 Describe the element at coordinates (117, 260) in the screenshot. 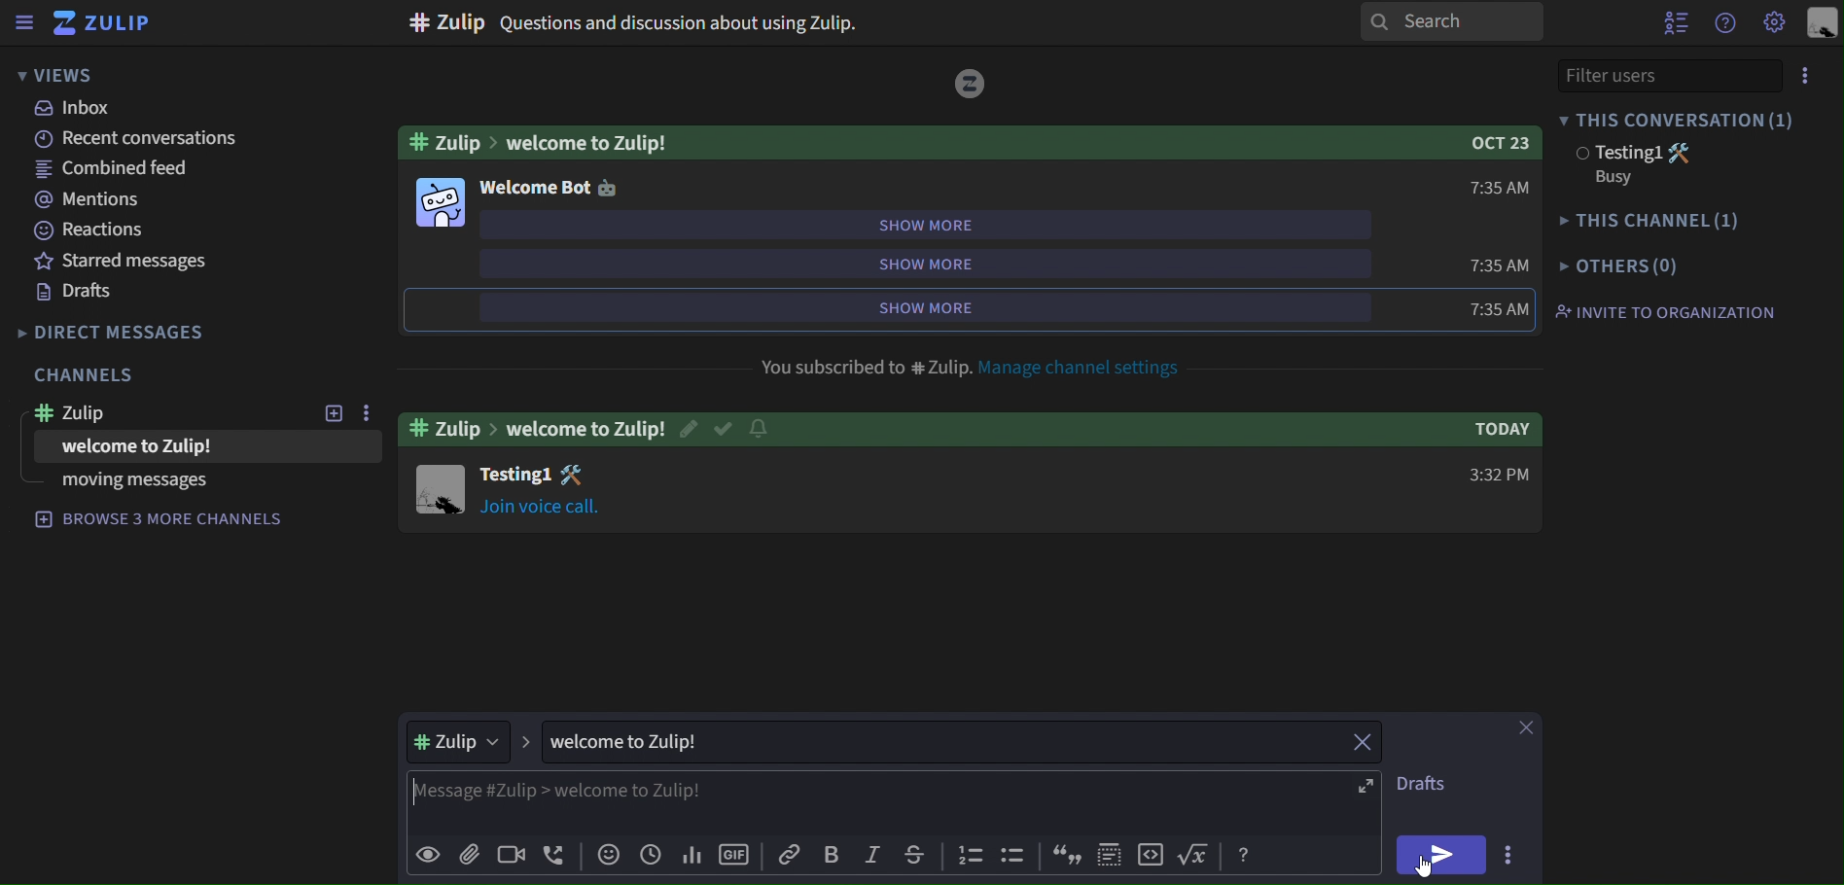

I see `starred messages` at that location.